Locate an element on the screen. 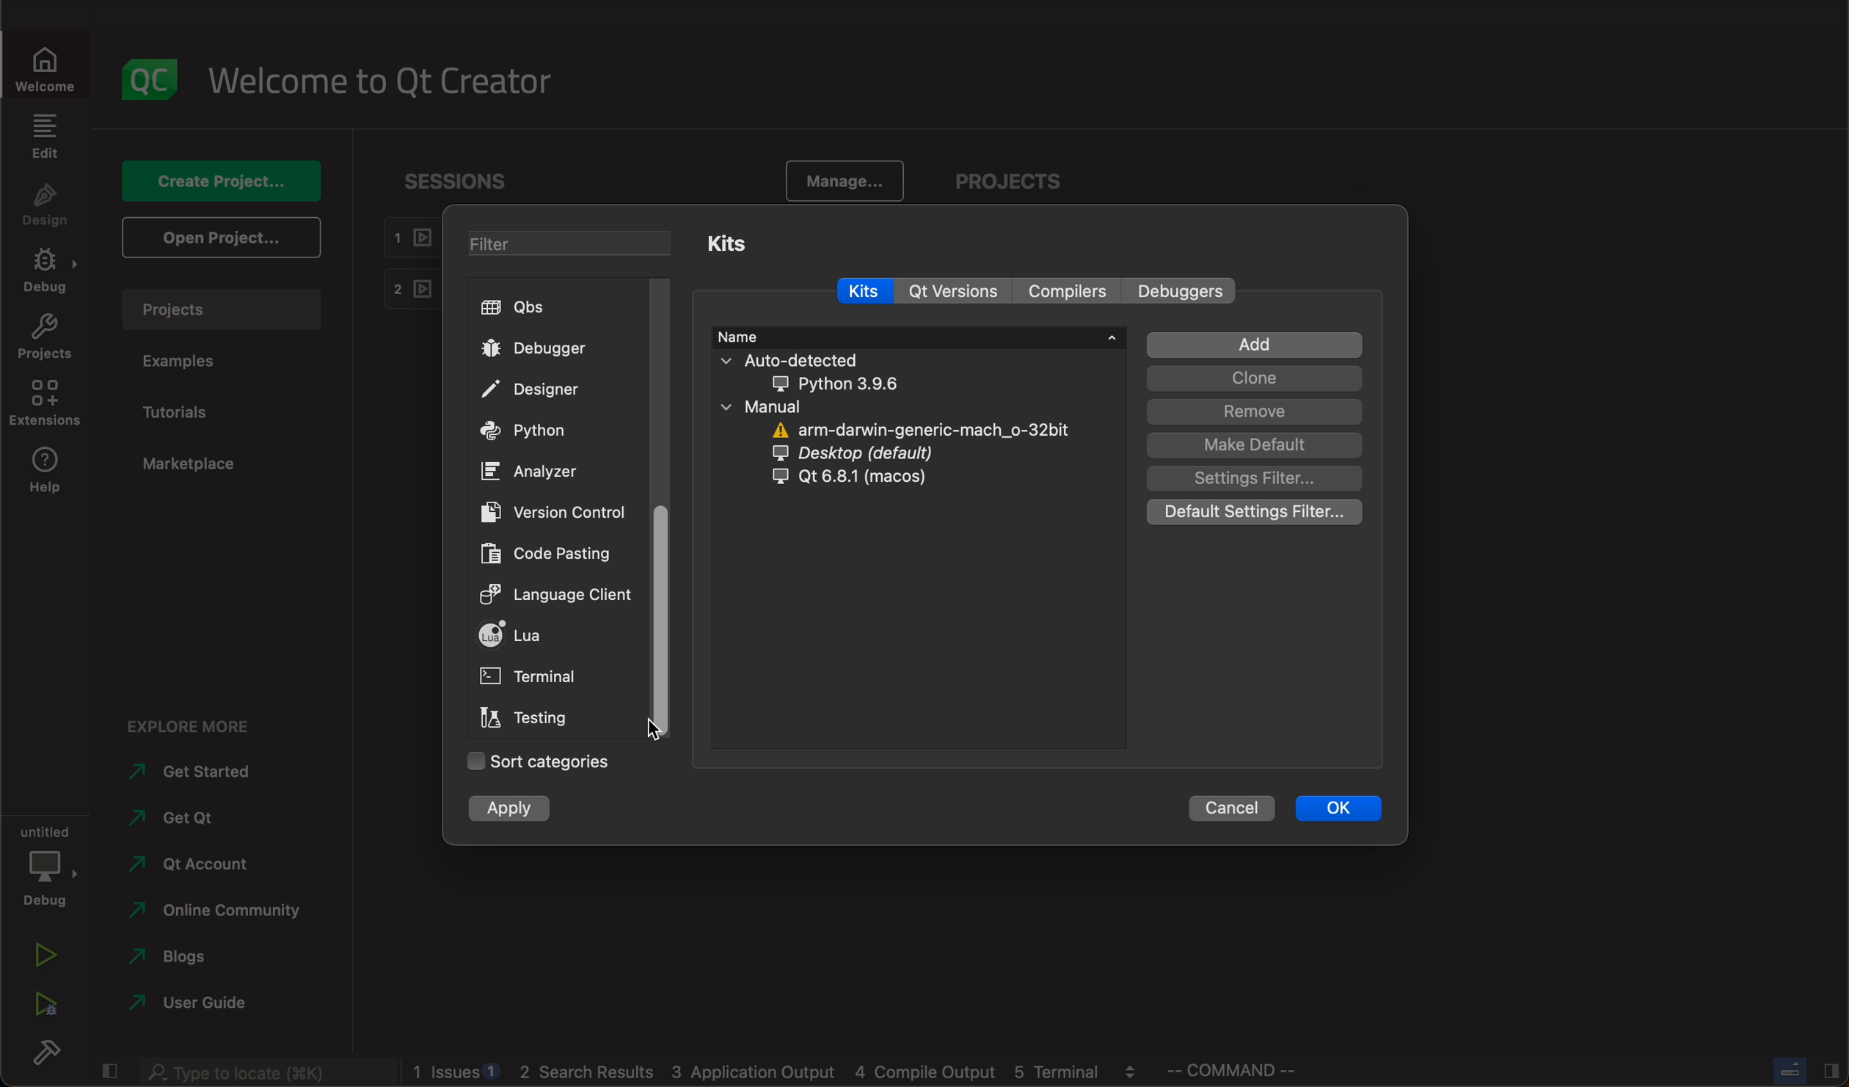  logs is located at coordinates (778, 1073).